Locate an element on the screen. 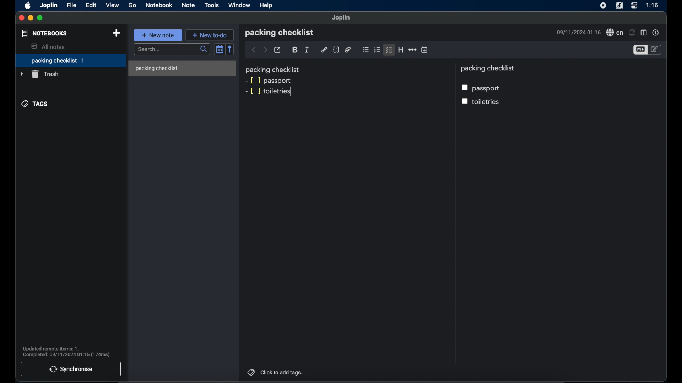 The width and height of the screenshot is (682, 383). packing checklist is located at coordinates (279, 33).